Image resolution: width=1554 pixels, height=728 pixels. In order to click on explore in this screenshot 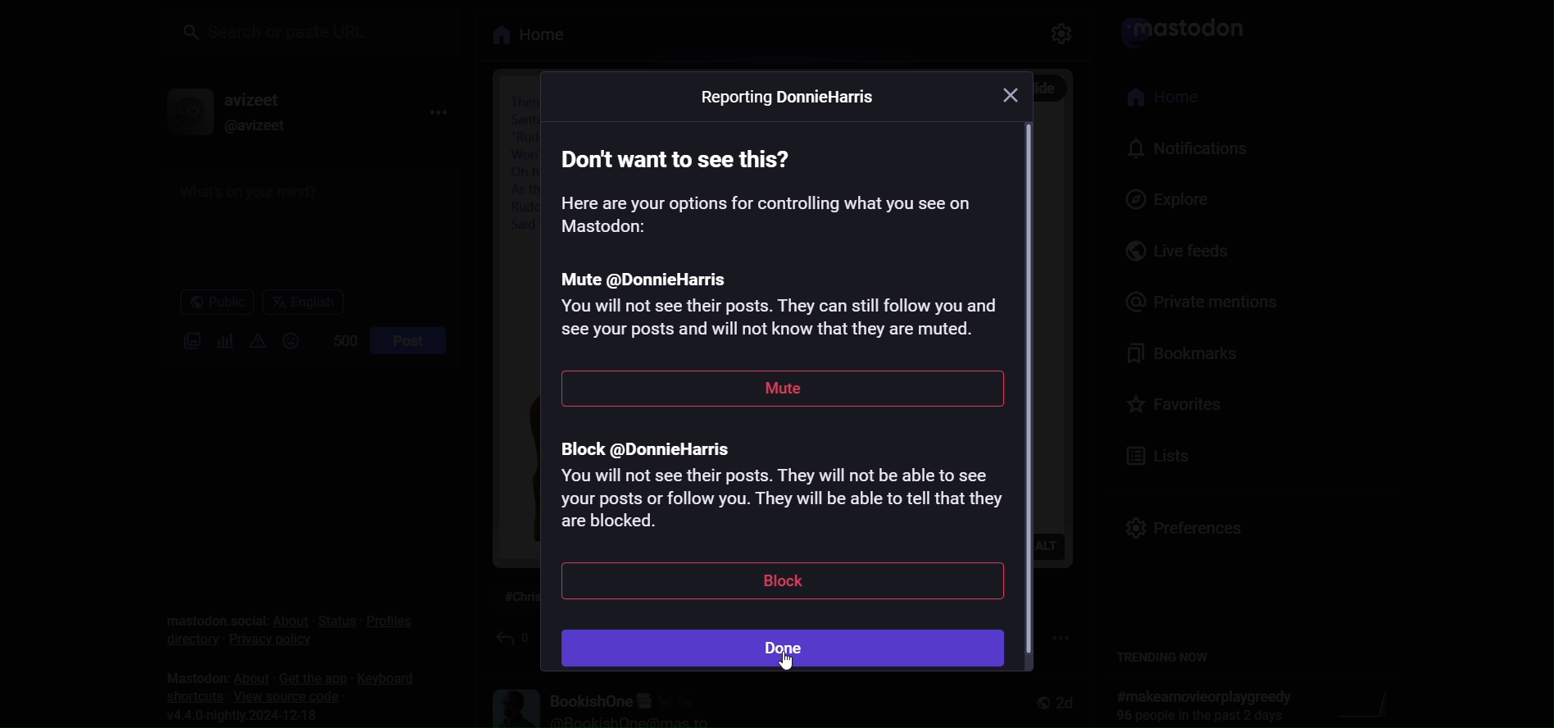, I will do `click(1152, 199)`.